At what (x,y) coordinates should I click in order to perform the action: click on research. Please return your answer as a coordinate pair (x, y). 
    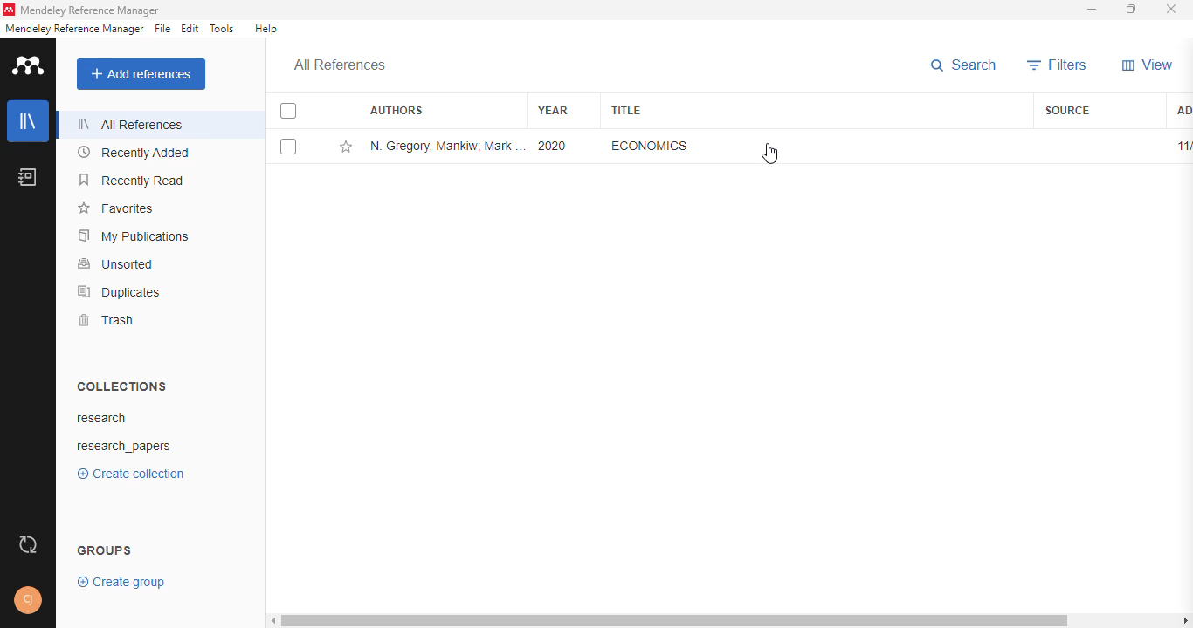
    Looking at the image, I should click on (100, 417).